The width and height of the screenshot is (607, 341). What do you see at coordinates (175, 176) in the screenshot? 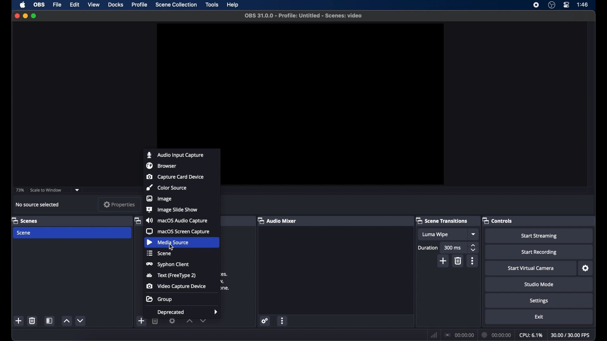
I see `capture card device` at bounding box center [175, 176].